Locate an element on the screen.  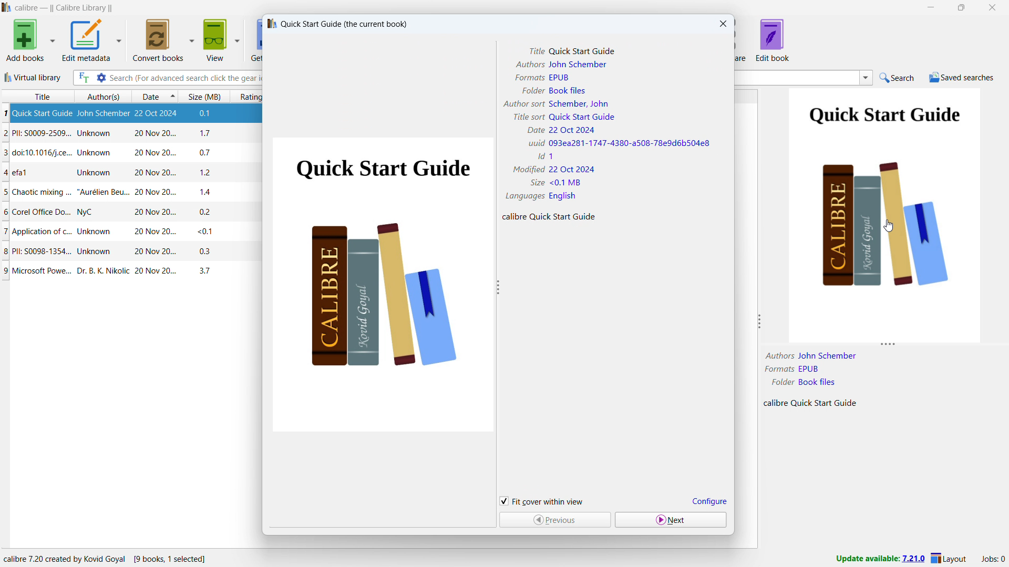
Quick Start Guide is located at coordinates (37, 113).